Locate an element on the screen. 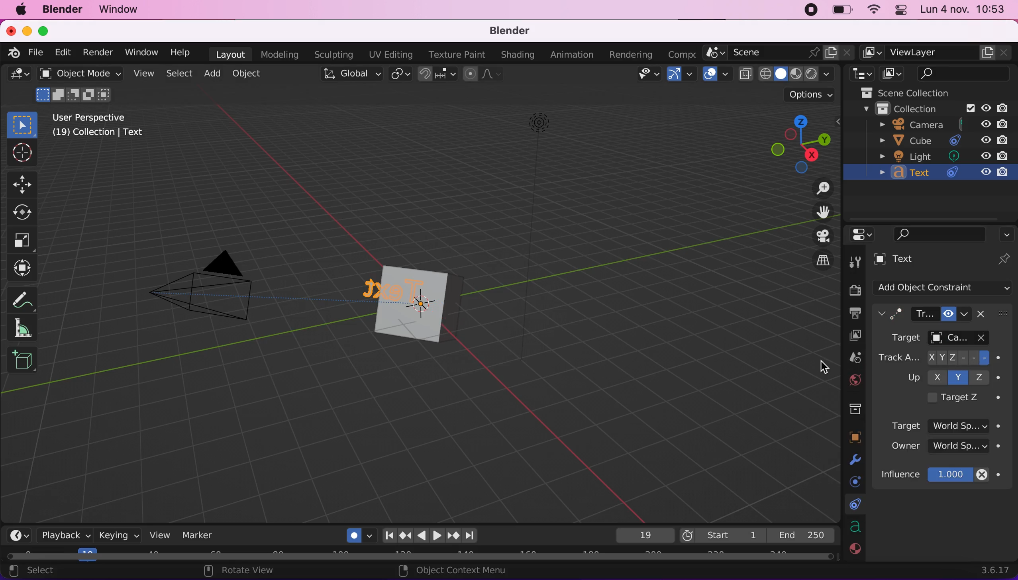  options is located at coordinates (808, 94).